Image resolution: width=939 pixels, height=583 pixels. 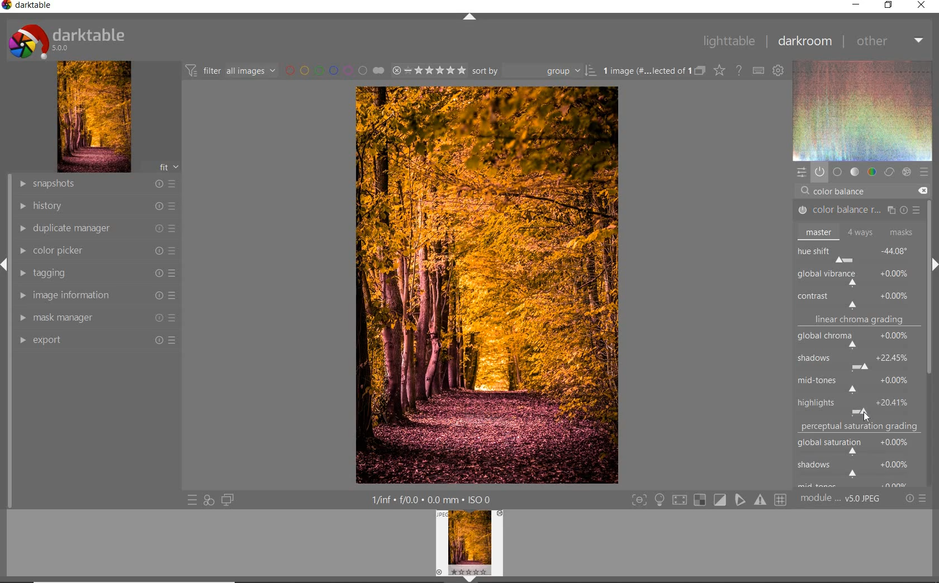 I want to click on reset or preset & preference, so click(x=915, y=499).